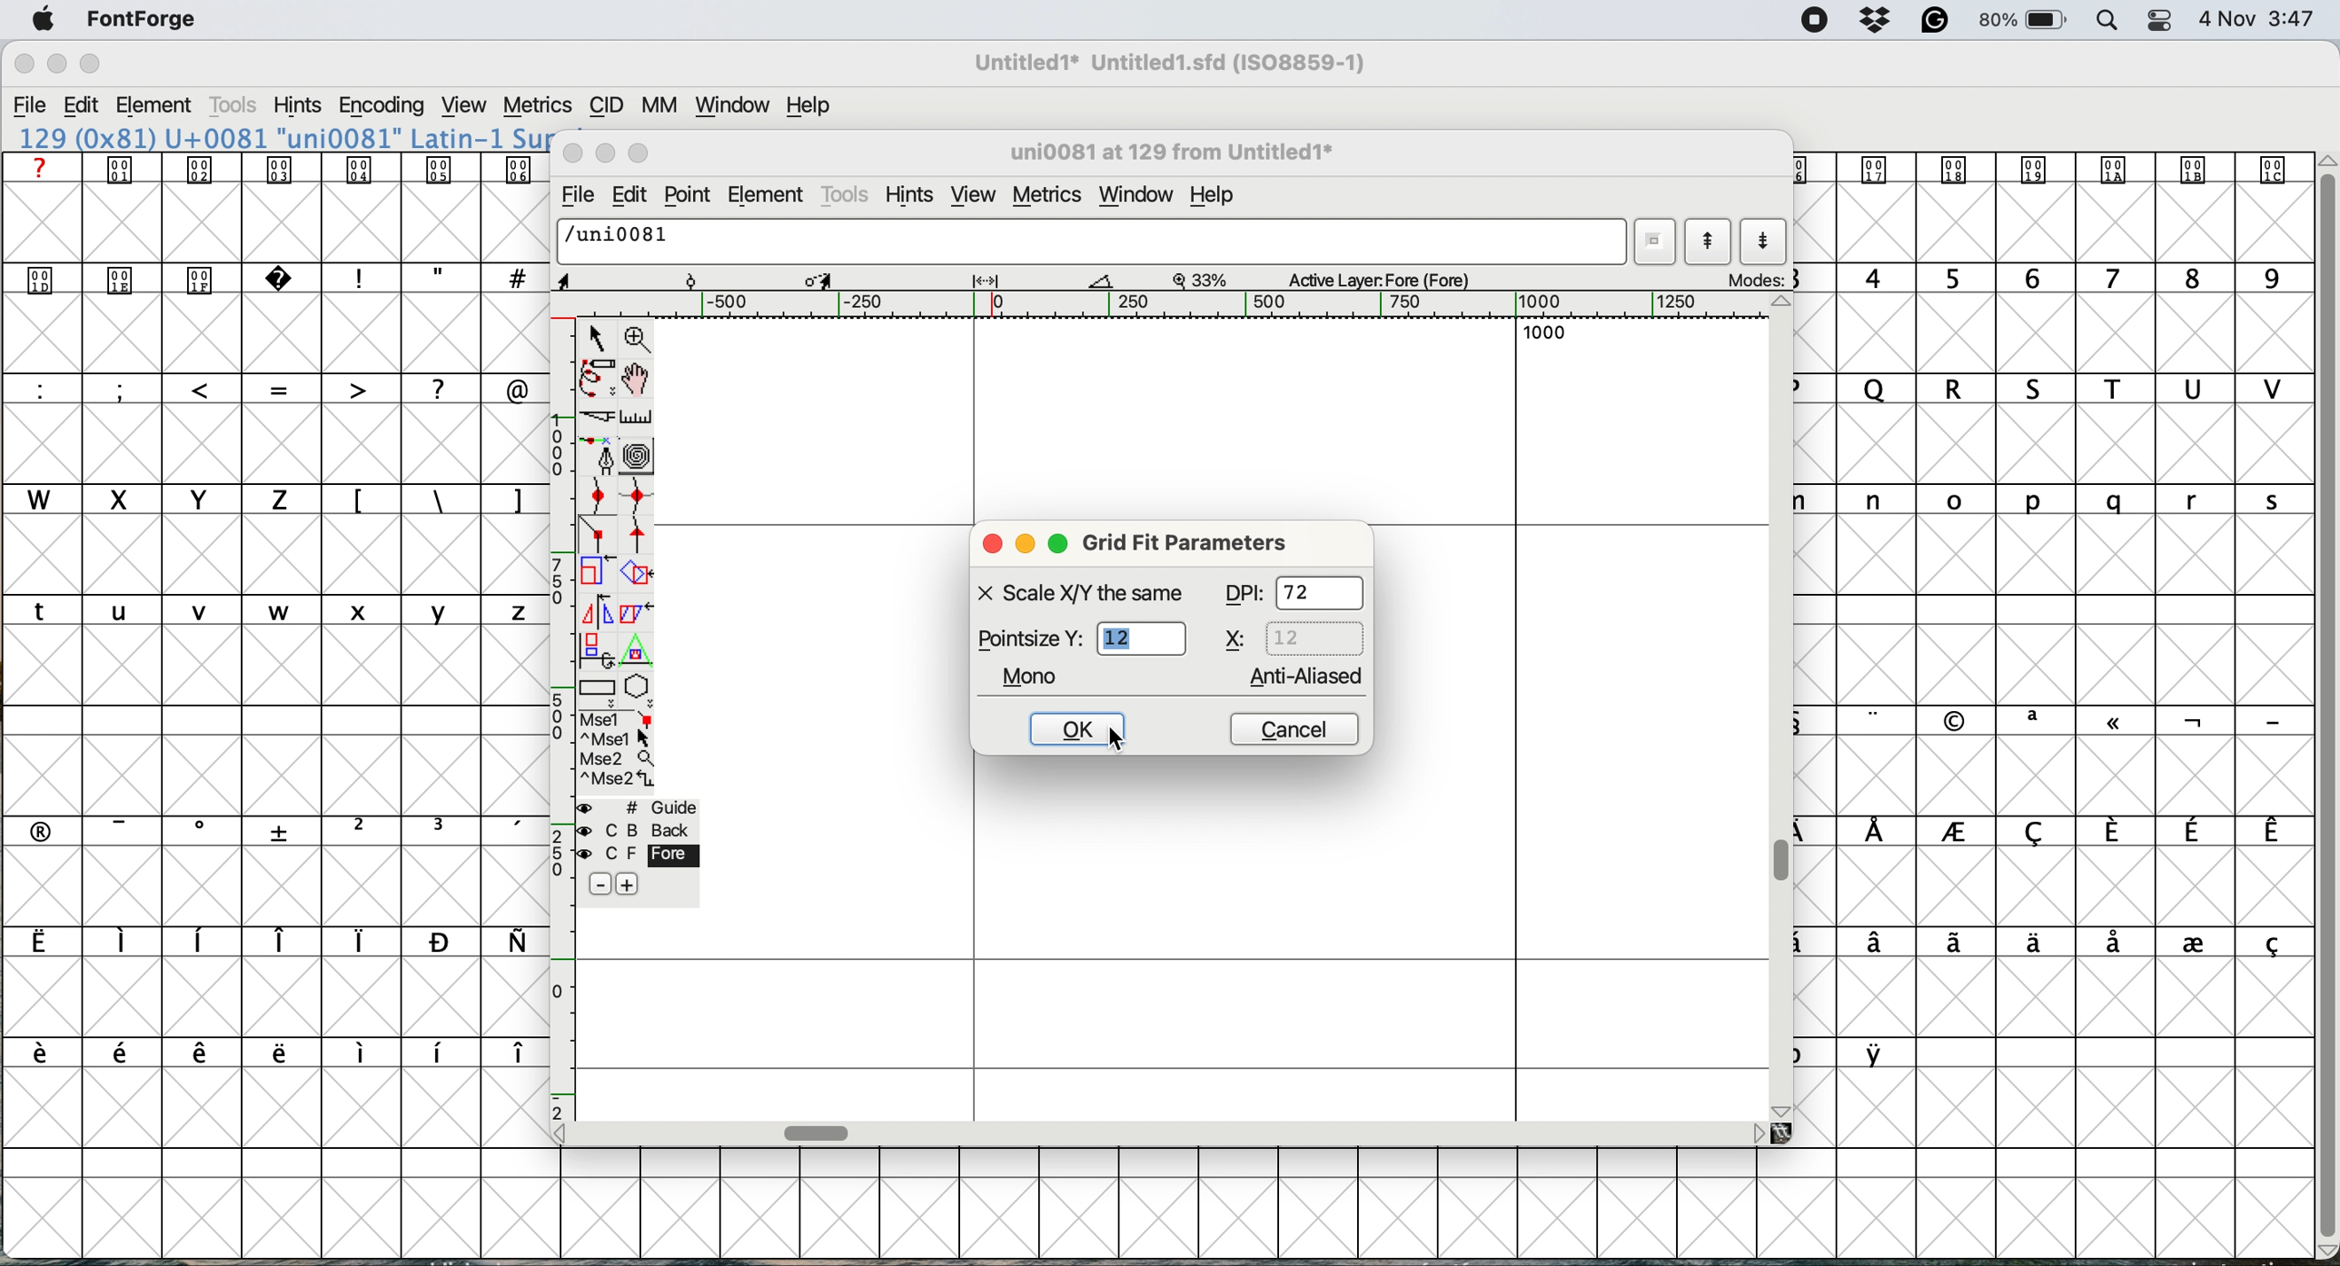 The image size is (2340, 1266). Describe the element at coordinates (638, 453) in the screenshot. I see `change whether spiro is active or not` at that location.